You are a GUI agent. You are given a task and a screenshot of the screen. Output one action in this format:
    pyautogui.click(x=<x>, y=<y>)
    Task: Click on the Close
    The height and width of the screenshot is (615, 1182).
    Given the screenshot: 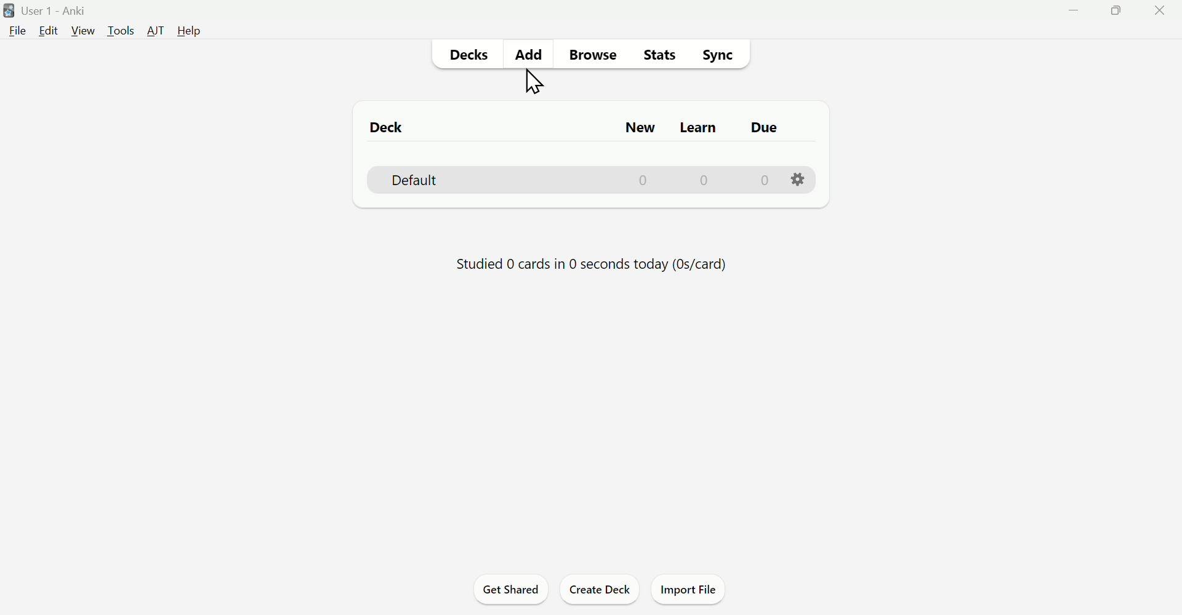 What is the action you would take?
    pyautogui.click(x=1162, y=10)
    